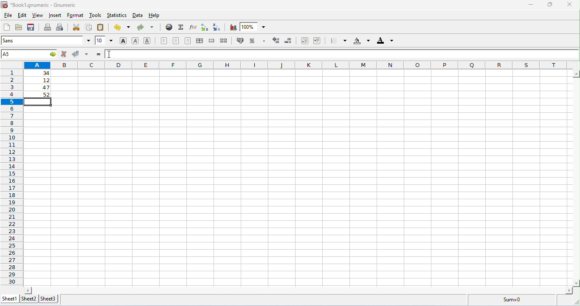 The width and height of the screenshot is (580, 306). What do you see at coordinates (75, 16) in the screenshot?
I see `format` at bounding box center [75, 16].